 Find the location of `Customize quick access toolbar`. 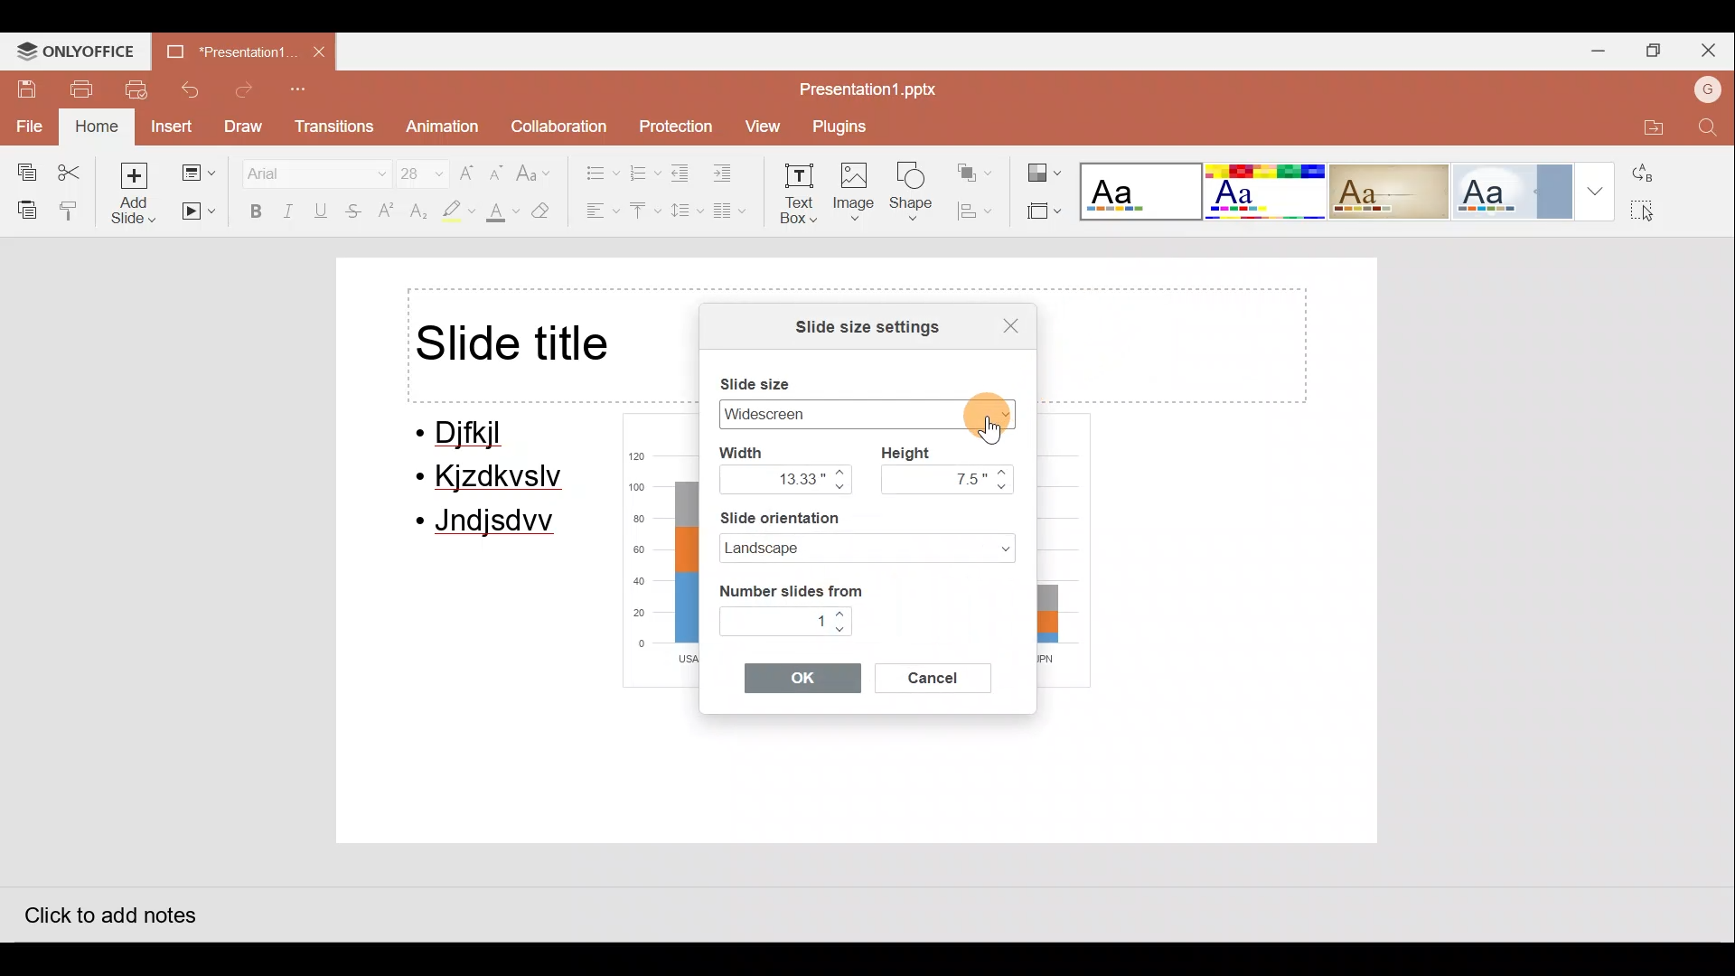

Customize quick access toolbar is located at coordinates (303, 90).